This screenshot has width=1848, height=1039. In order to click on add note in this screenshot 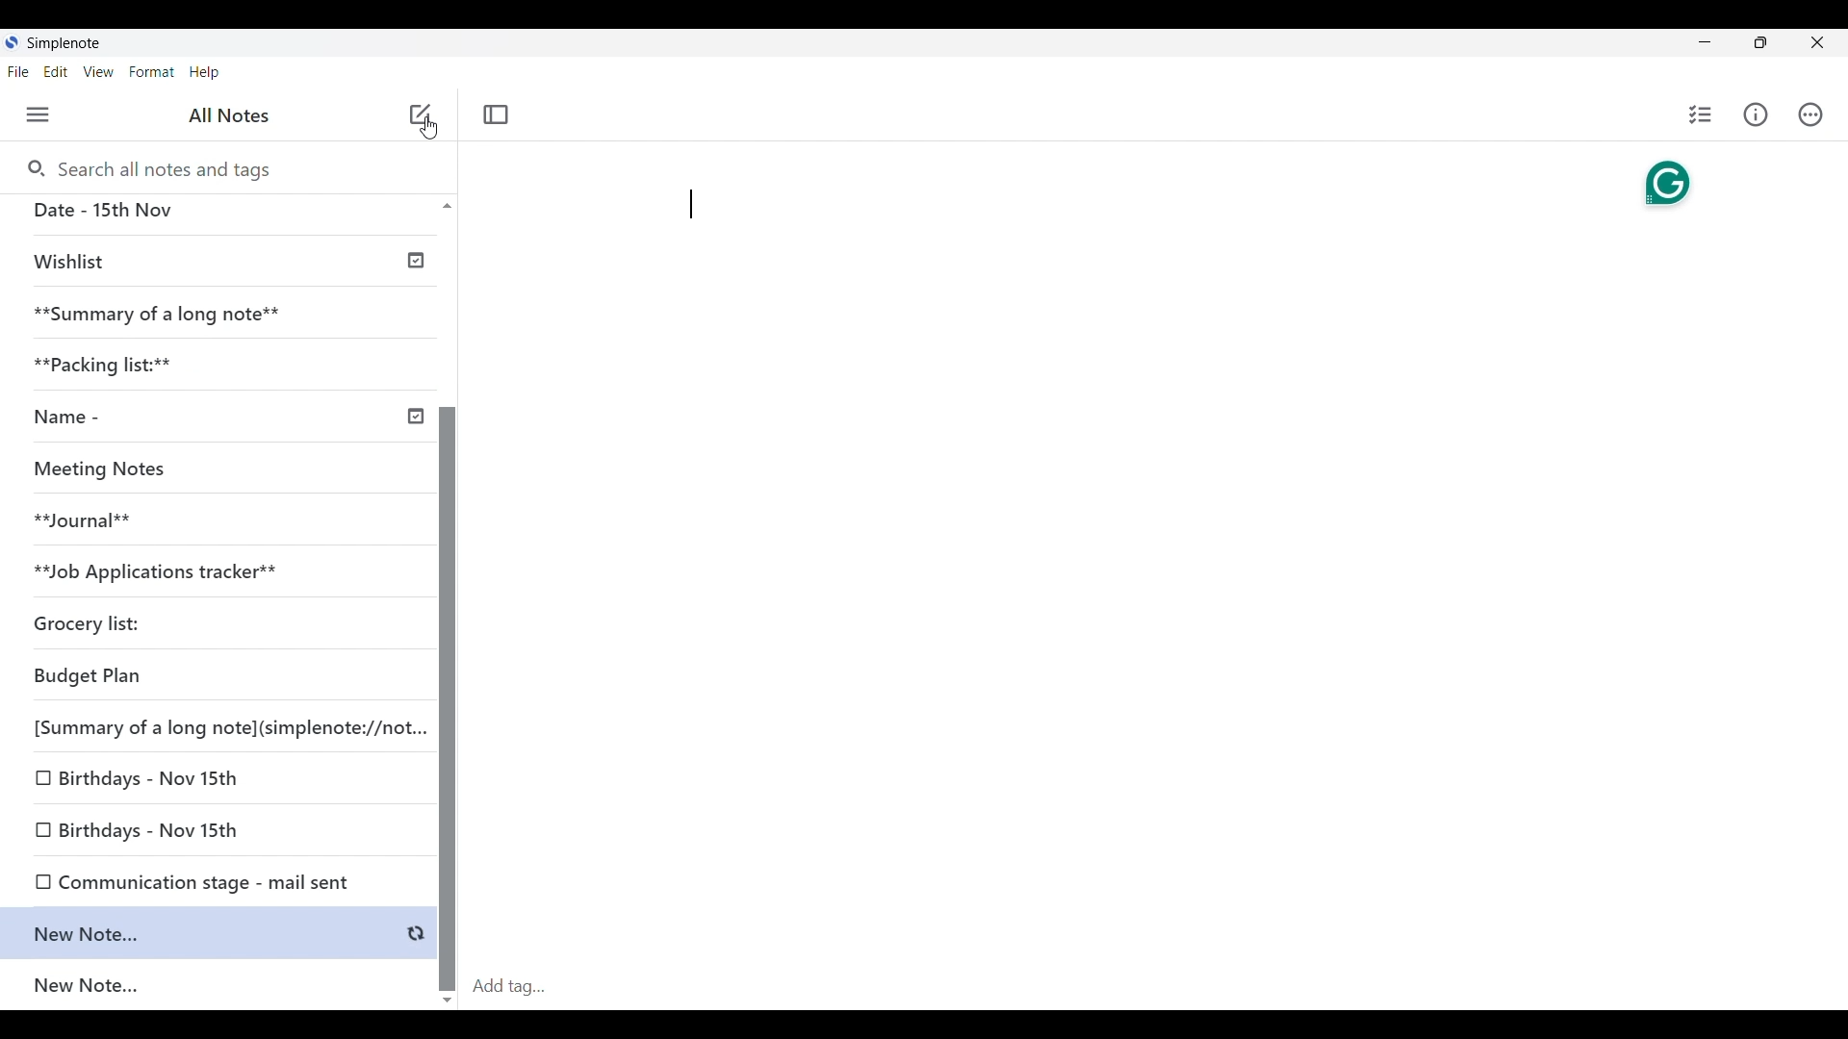, I will do `click(418, 113)`.